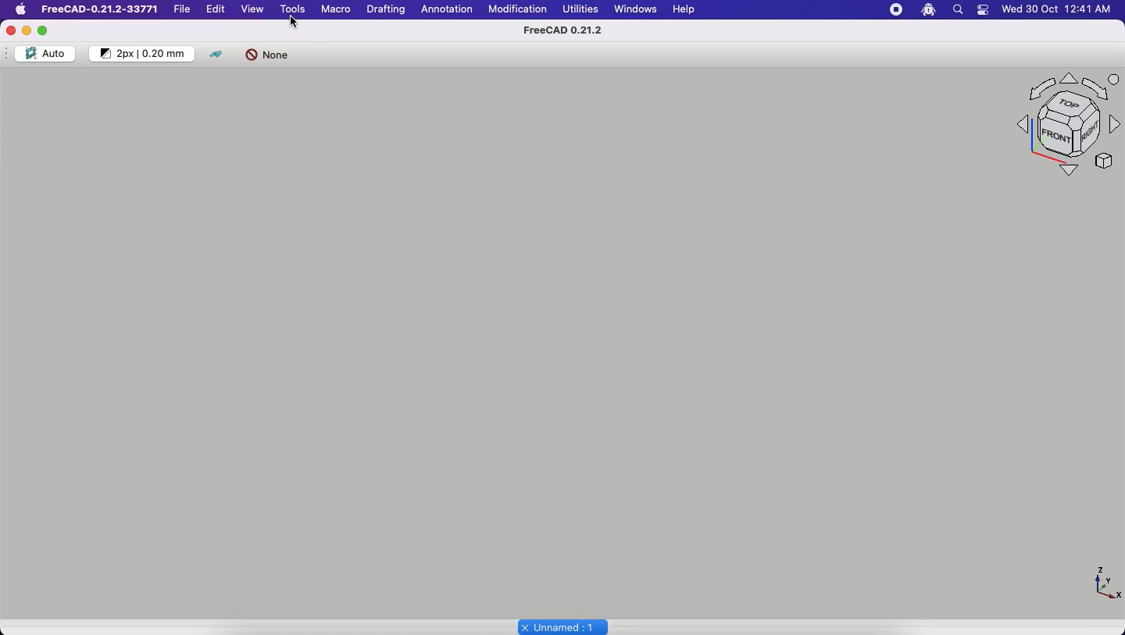 The image size is (1125, 635). Describe the element at coordinates (13, 30) in the screenshot. I see `Close` at that location.